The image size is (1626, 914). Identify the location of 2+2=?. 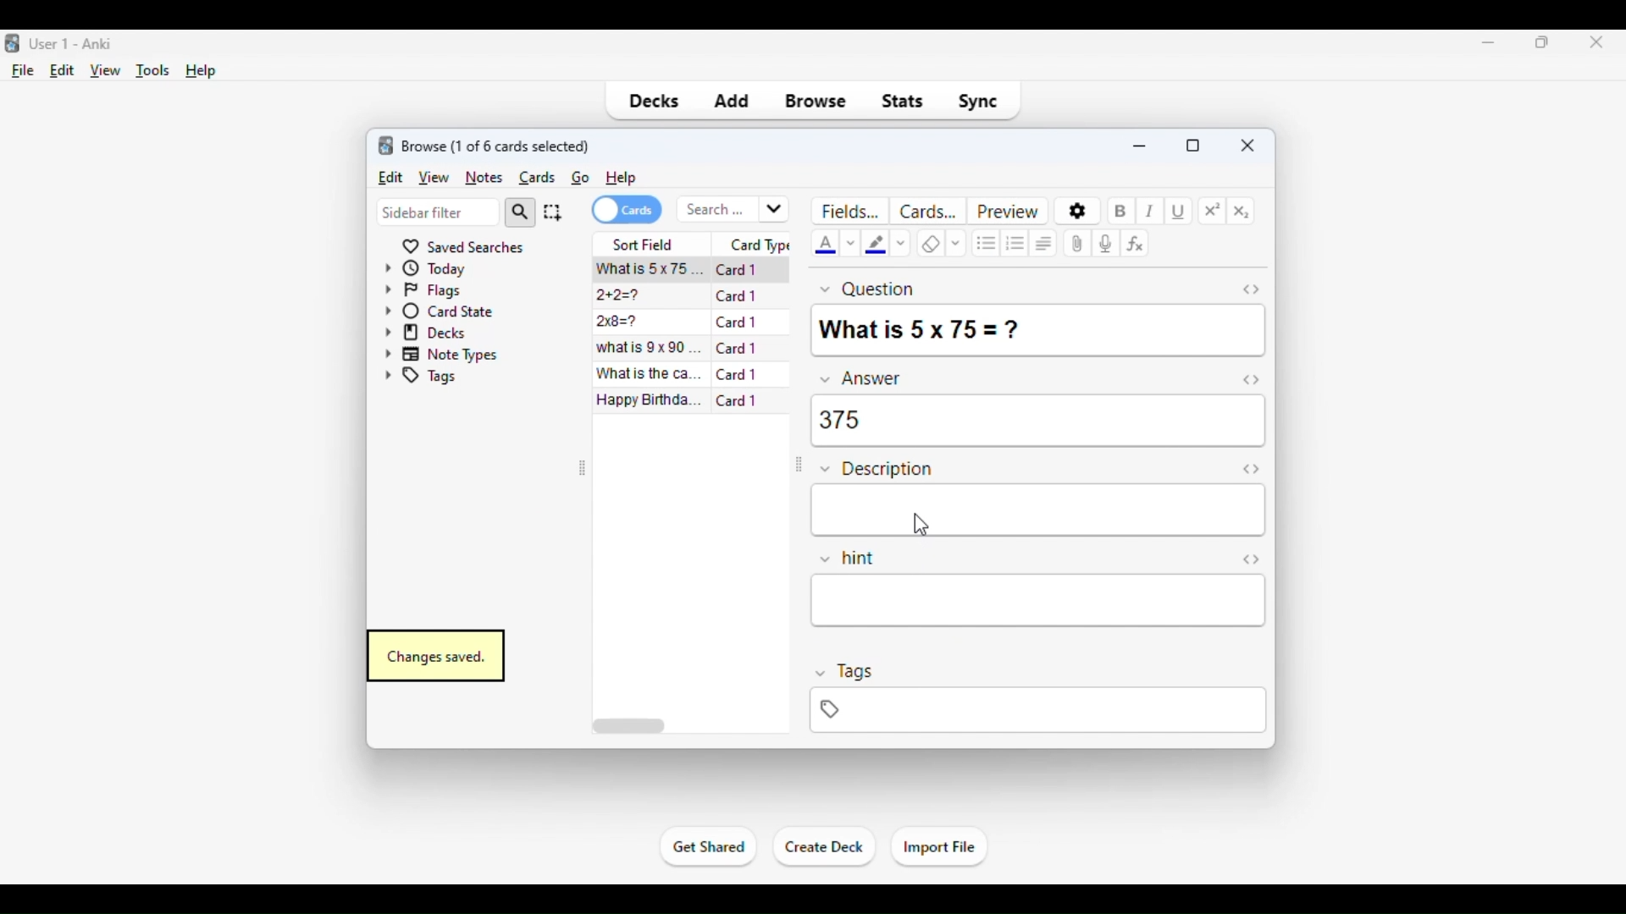
(616, 295).